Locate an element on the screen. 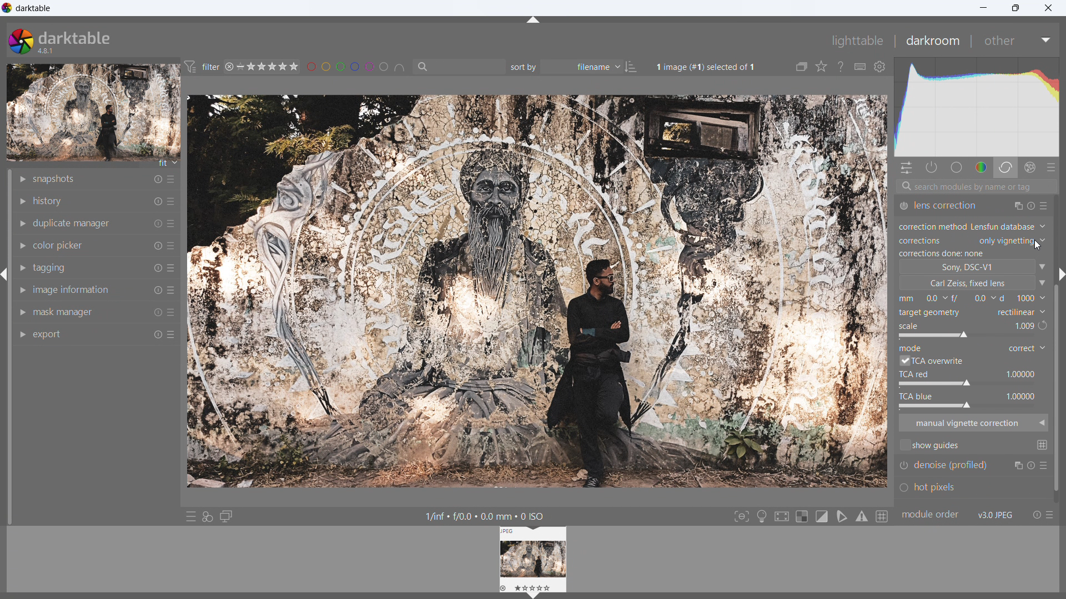 This screenshot has width=1066, height=599. base is located at coordinates (957, 167).